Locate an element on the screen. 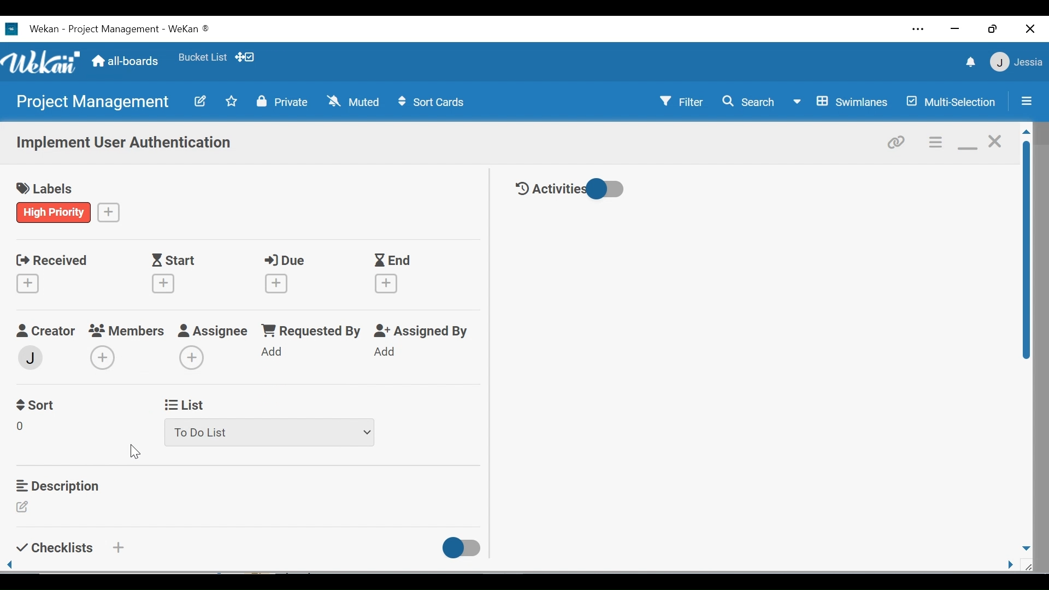  Wekan logo is located at coordinates (43, 62).